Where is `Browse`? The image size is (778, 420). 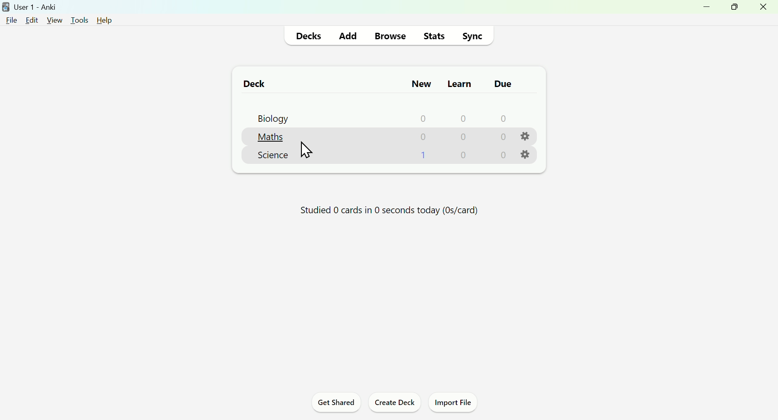
Browse is located at coordinates (388, 37).